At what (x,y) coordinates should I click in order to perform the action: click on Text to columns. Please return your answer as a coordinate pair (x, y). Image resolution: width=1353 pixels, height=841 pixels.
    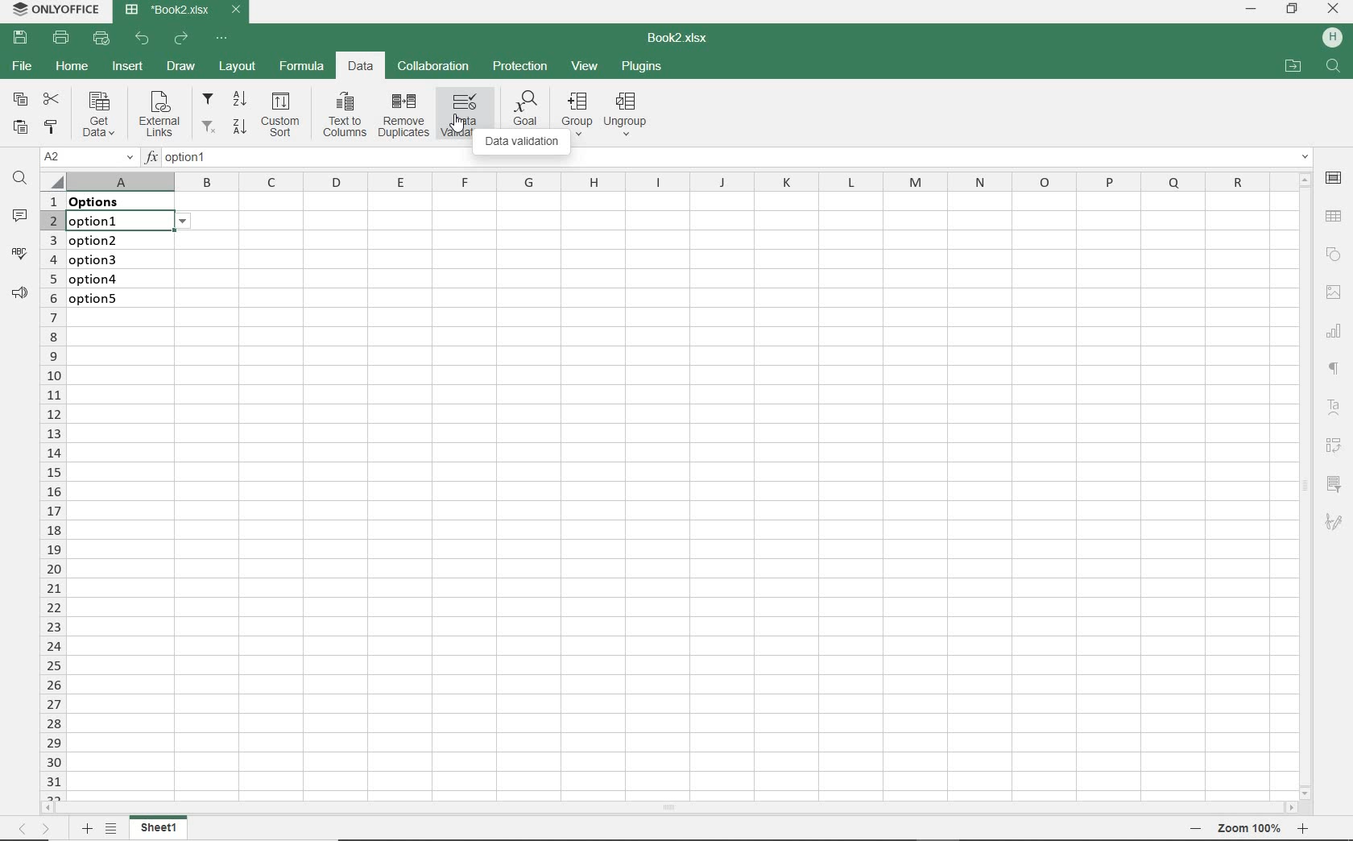
    Looking at the image, I should click on (345, 113).